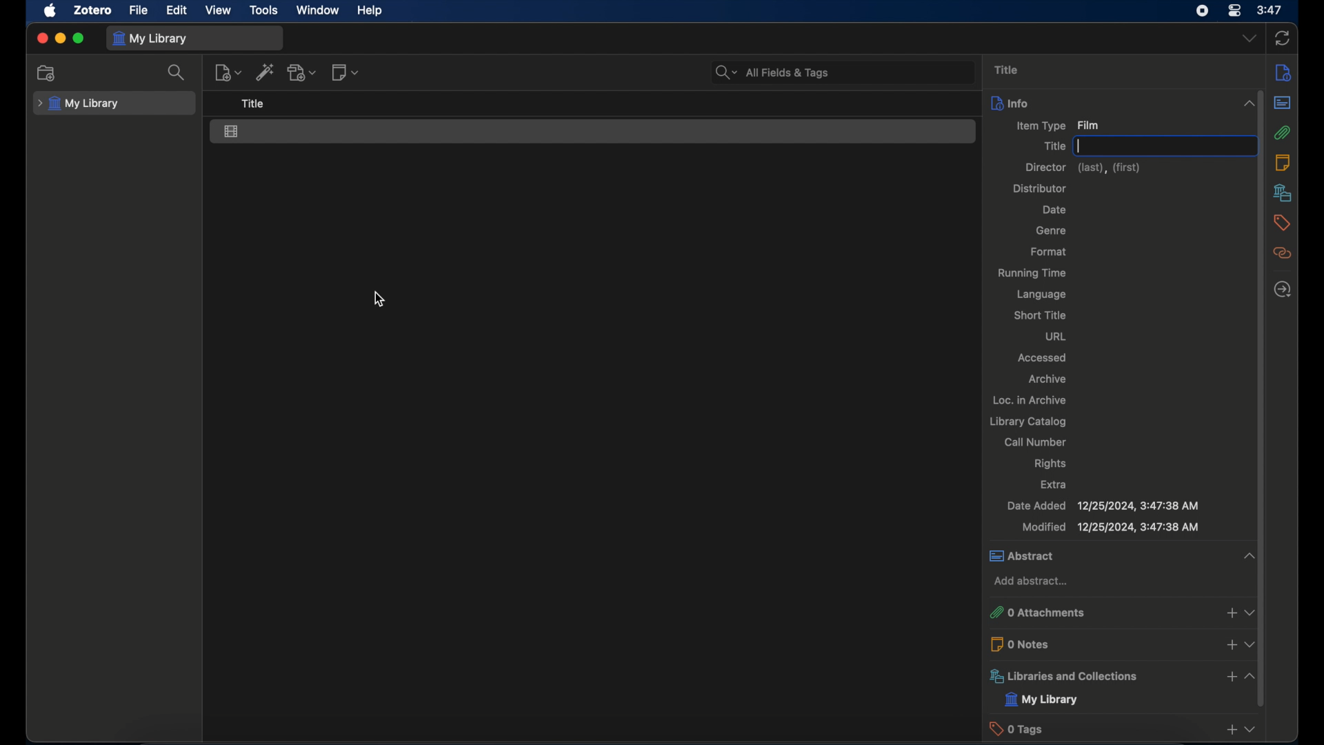 Image resolution: width=1324 pixels, height=745 pixels. I want to click on text cursor, so click(1079, 146).